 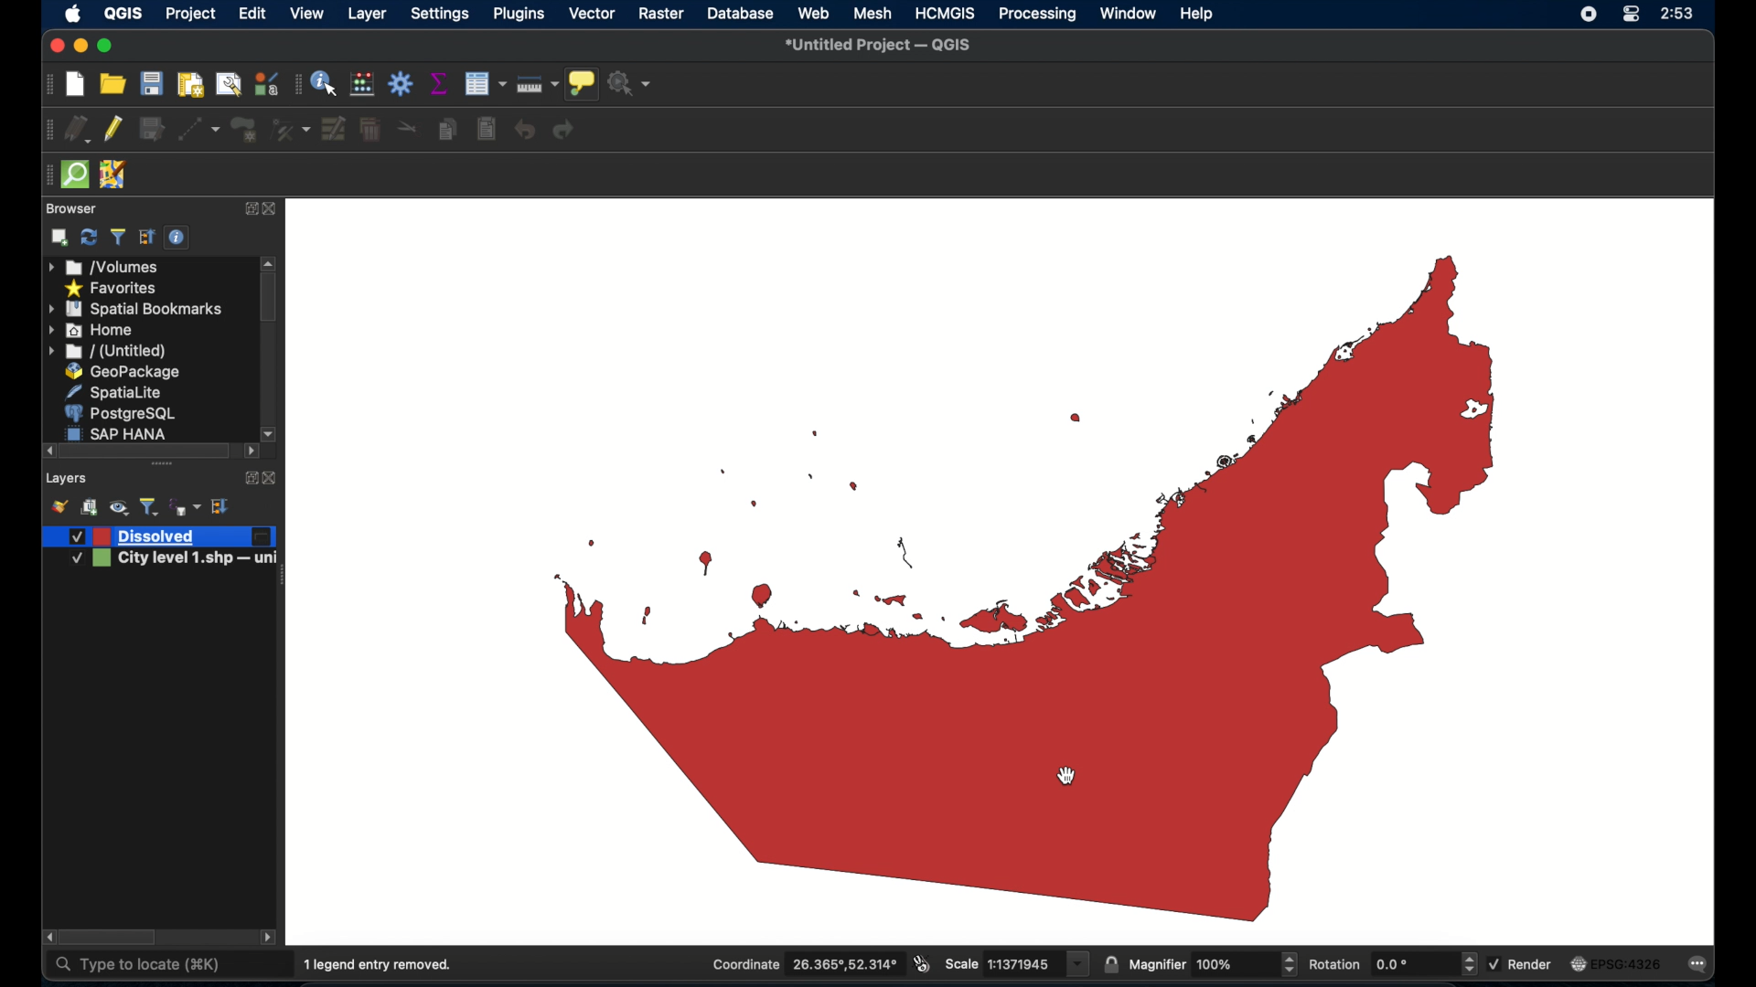 I want to click on help, so click(x=1199, y=15).